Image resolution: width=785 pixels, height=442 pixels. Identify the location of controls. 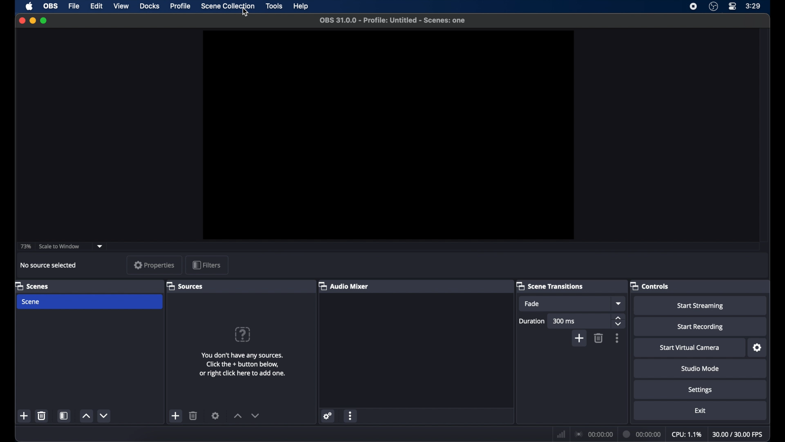
(650, 285).